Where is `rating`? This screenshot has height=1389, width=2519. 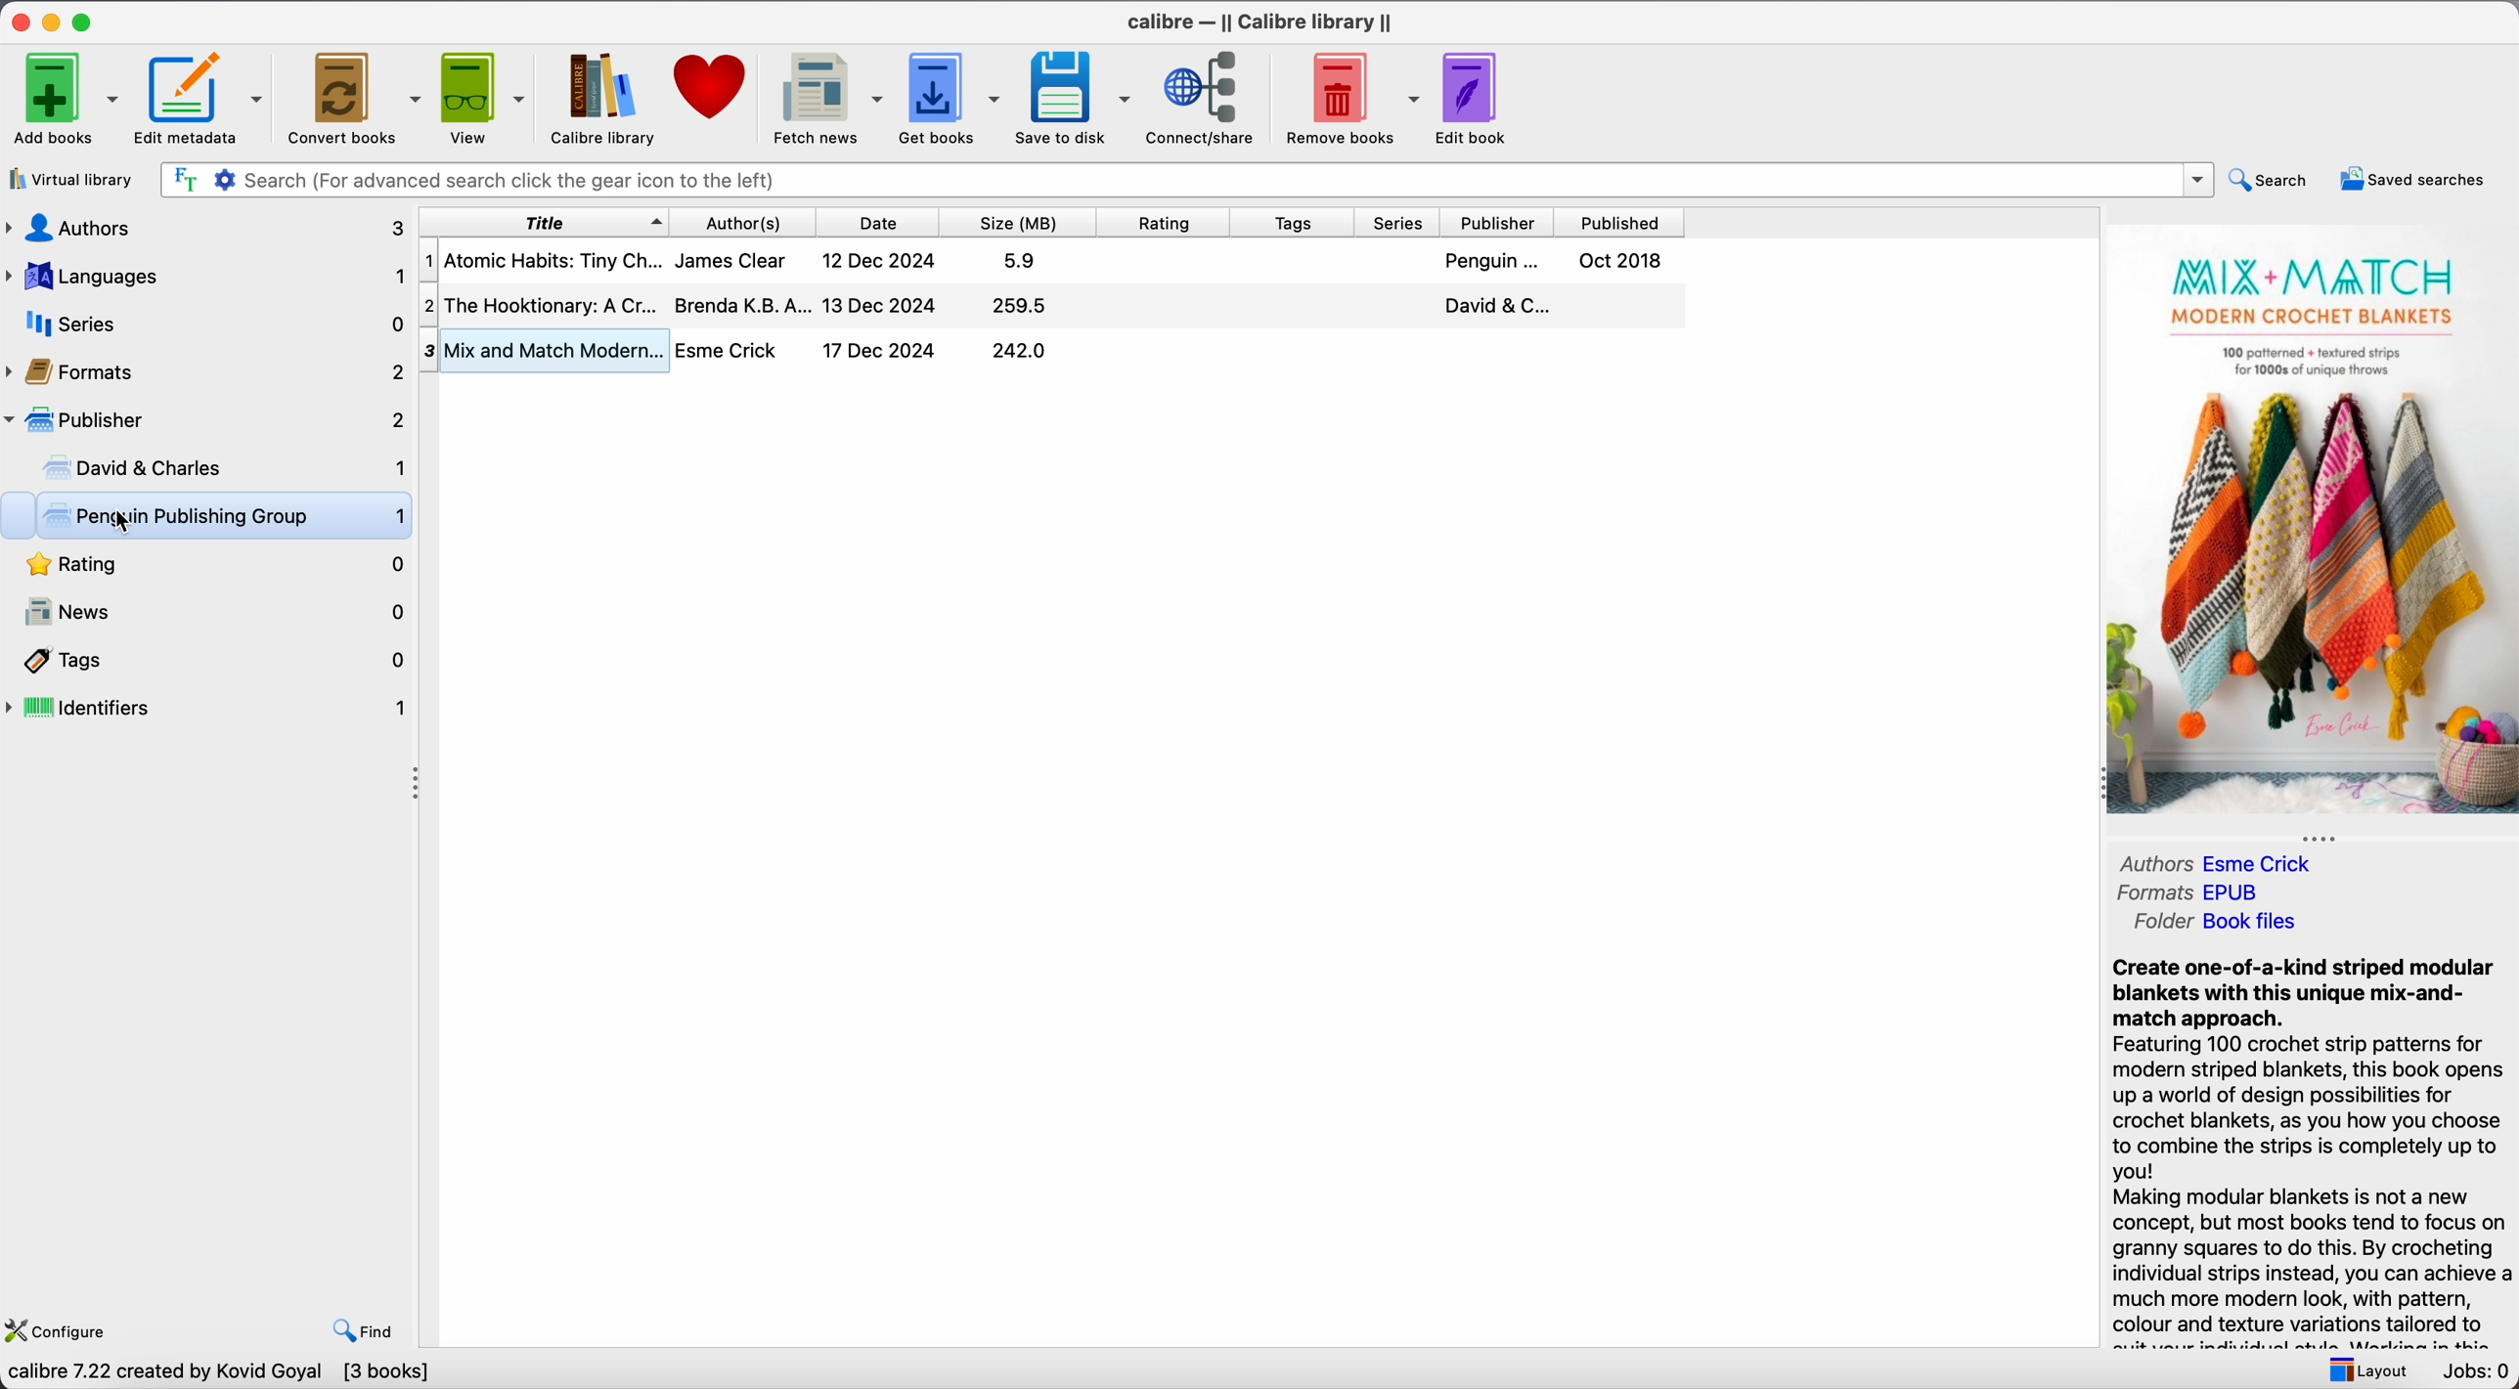 rating is located at coordinates (208, 567).